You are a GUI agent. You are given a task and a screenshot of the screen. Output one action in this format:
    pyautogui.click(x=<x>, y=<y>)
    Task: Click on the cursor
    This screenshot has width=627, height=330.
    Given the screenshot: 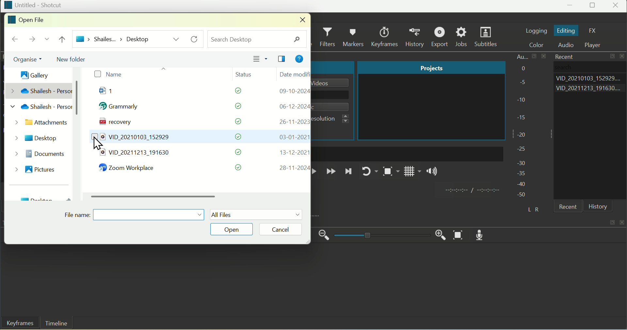 What is the action you would take?
    pyautogui.click(x=99, y=144)
    